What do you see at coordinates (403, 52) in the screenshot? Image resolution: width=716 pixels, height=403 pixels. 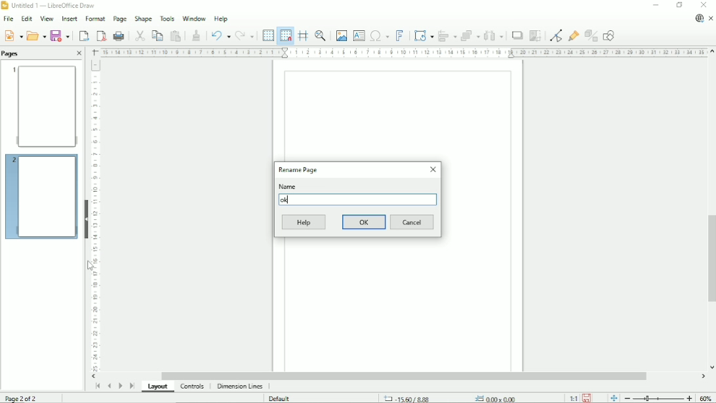 I see `Horizontal scale` at bounding box center [403, 52].